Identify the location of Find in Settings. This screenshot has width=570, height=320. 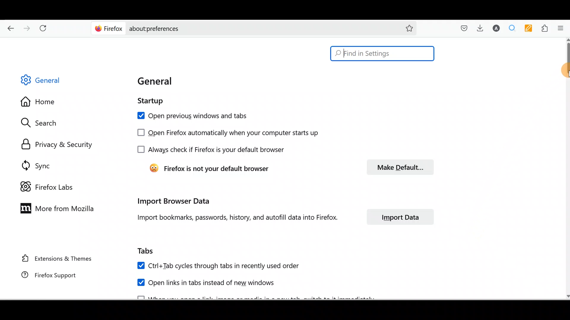
(385, 54).